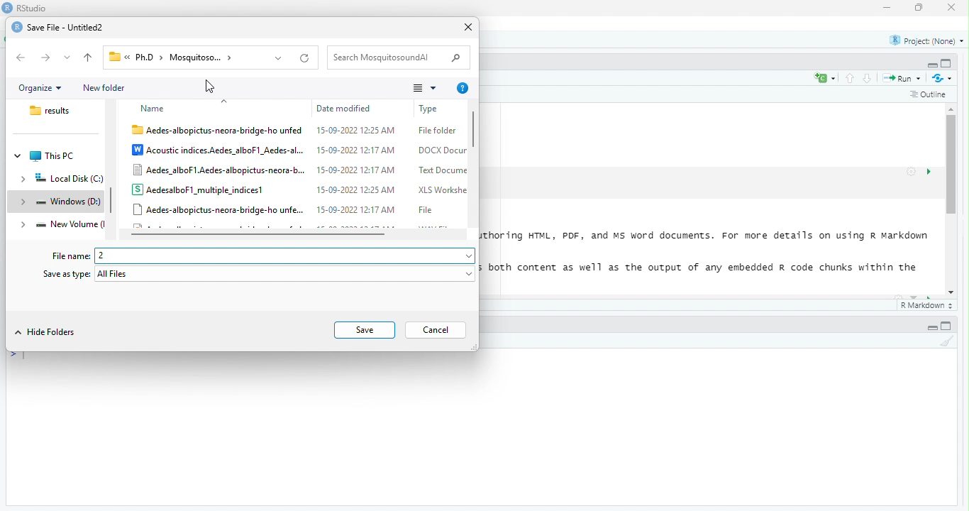 This screenshot has height=511, width=969. I want to click on Cancel, so click(436, 330).